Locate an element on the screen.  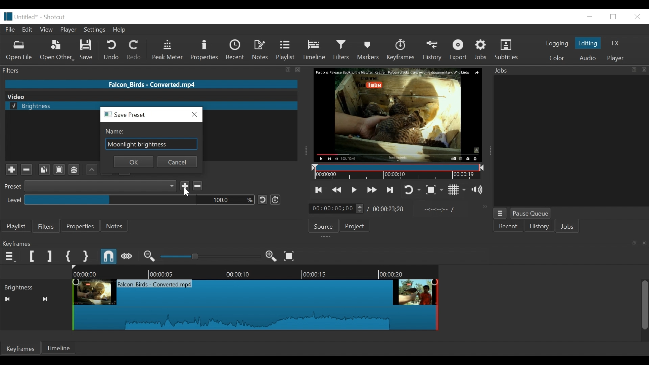
Undo is located at coordinates (113, 50).